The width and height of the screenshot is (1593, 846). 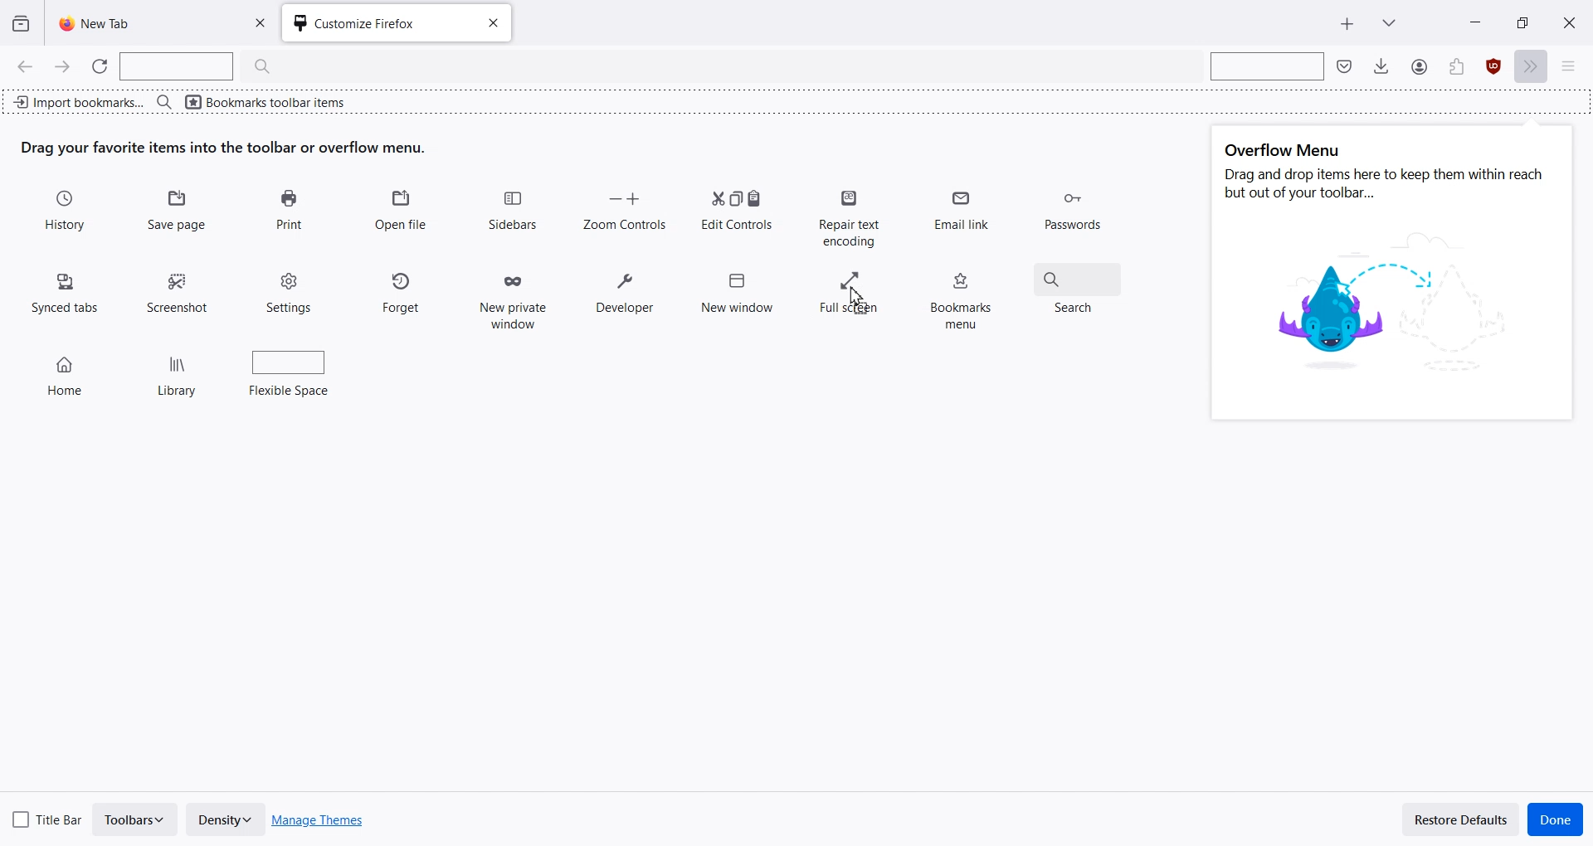 What do you see at coordinates (737, 208) in the screenshot?
I see `Edit Controls` at bounding box center [737, 208].